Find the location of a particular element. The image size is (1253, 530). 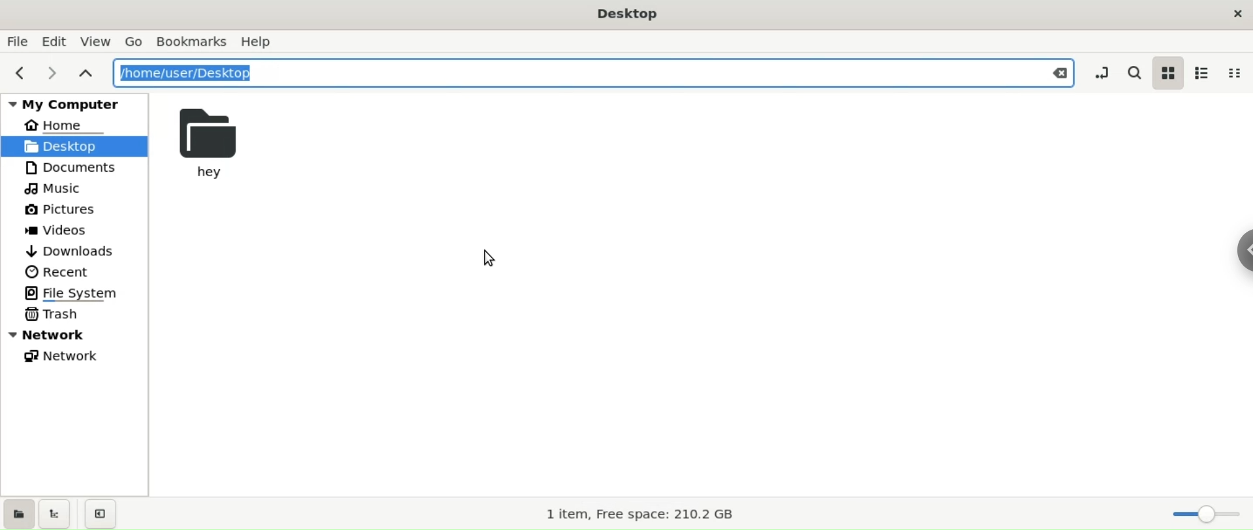

HOME  is located at coordinates (69, 125).